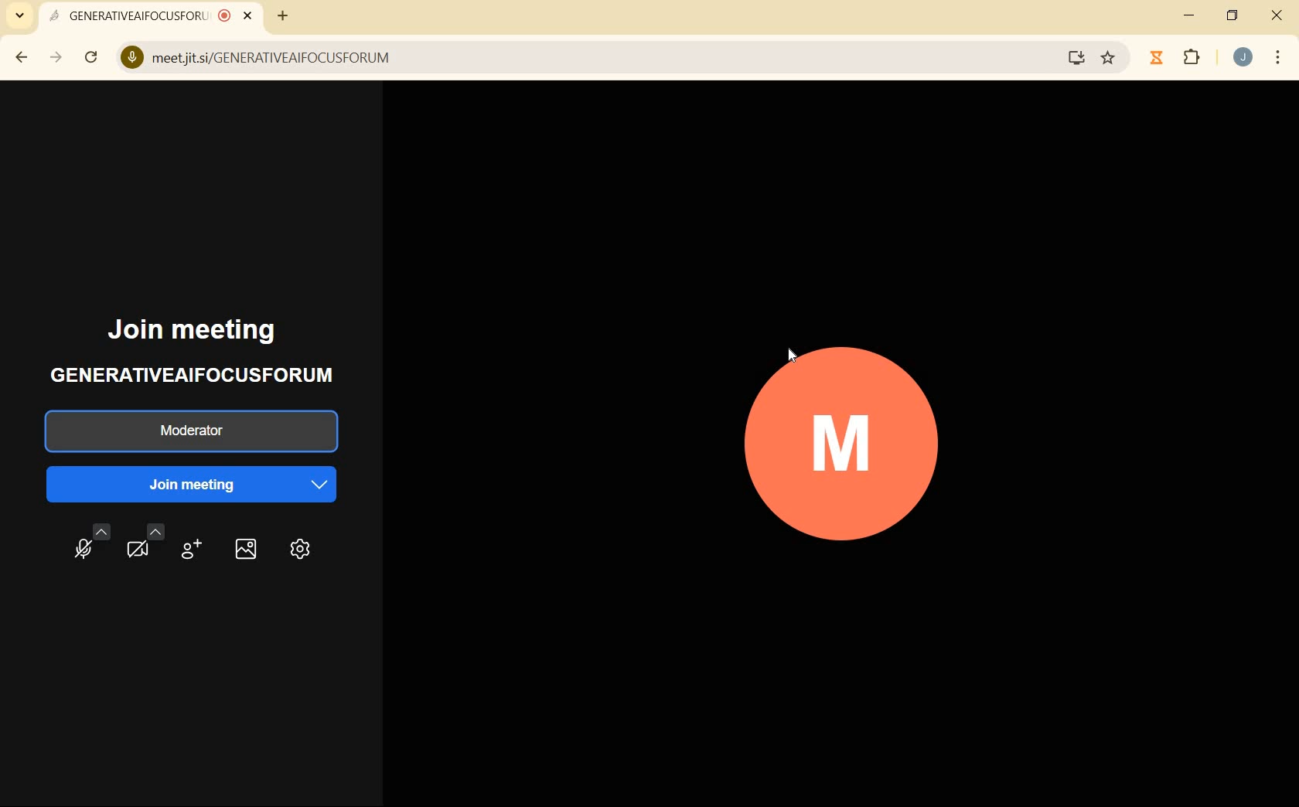 Image resolution: width=1299 pixels, height=807 pixels. I want to click on JOIN MEETING, so click(198, 484).